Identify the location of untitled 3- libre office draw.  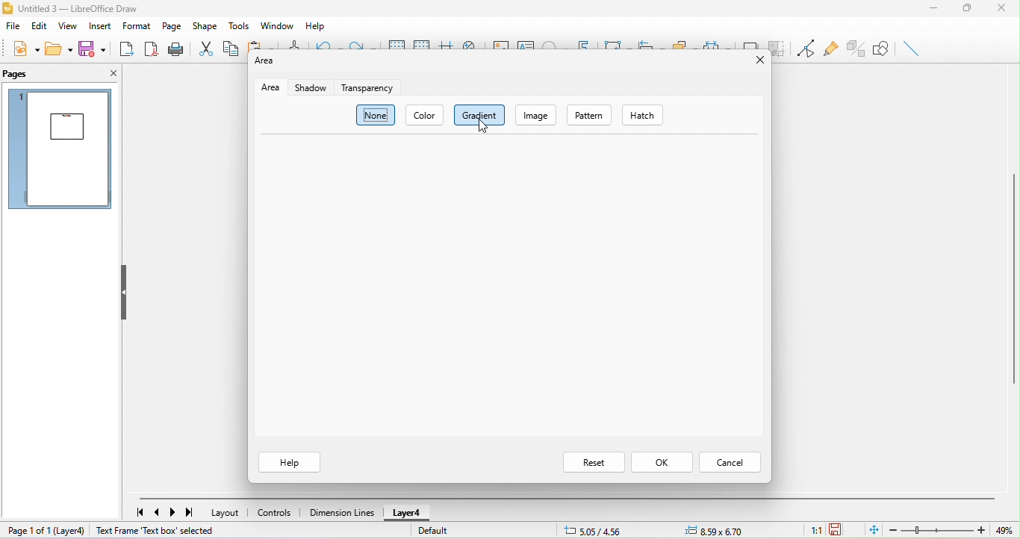
(83, 7).